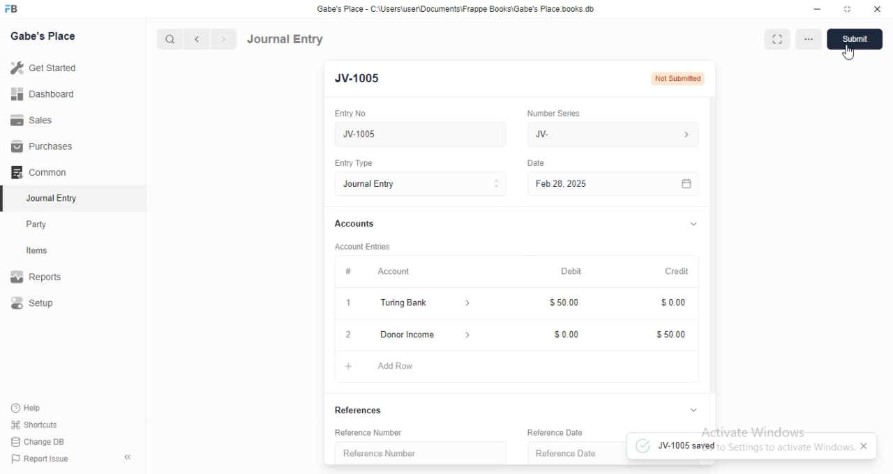 This screenshot has height=474, width=893. What do you see at coordinates (363, 408) in the screenshot?
I see `References` at bounding box center [363, 408].